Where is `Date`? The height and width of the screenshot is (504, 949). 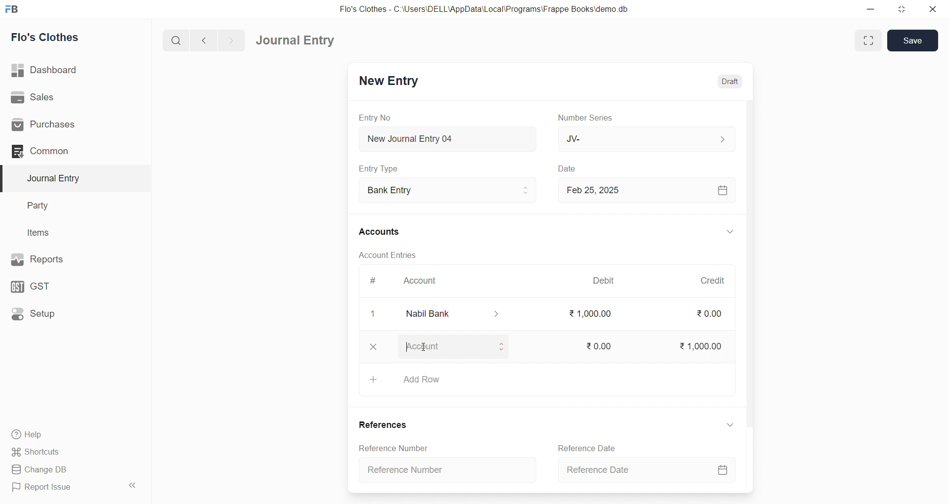 Date is located at coordinates (568, 169).